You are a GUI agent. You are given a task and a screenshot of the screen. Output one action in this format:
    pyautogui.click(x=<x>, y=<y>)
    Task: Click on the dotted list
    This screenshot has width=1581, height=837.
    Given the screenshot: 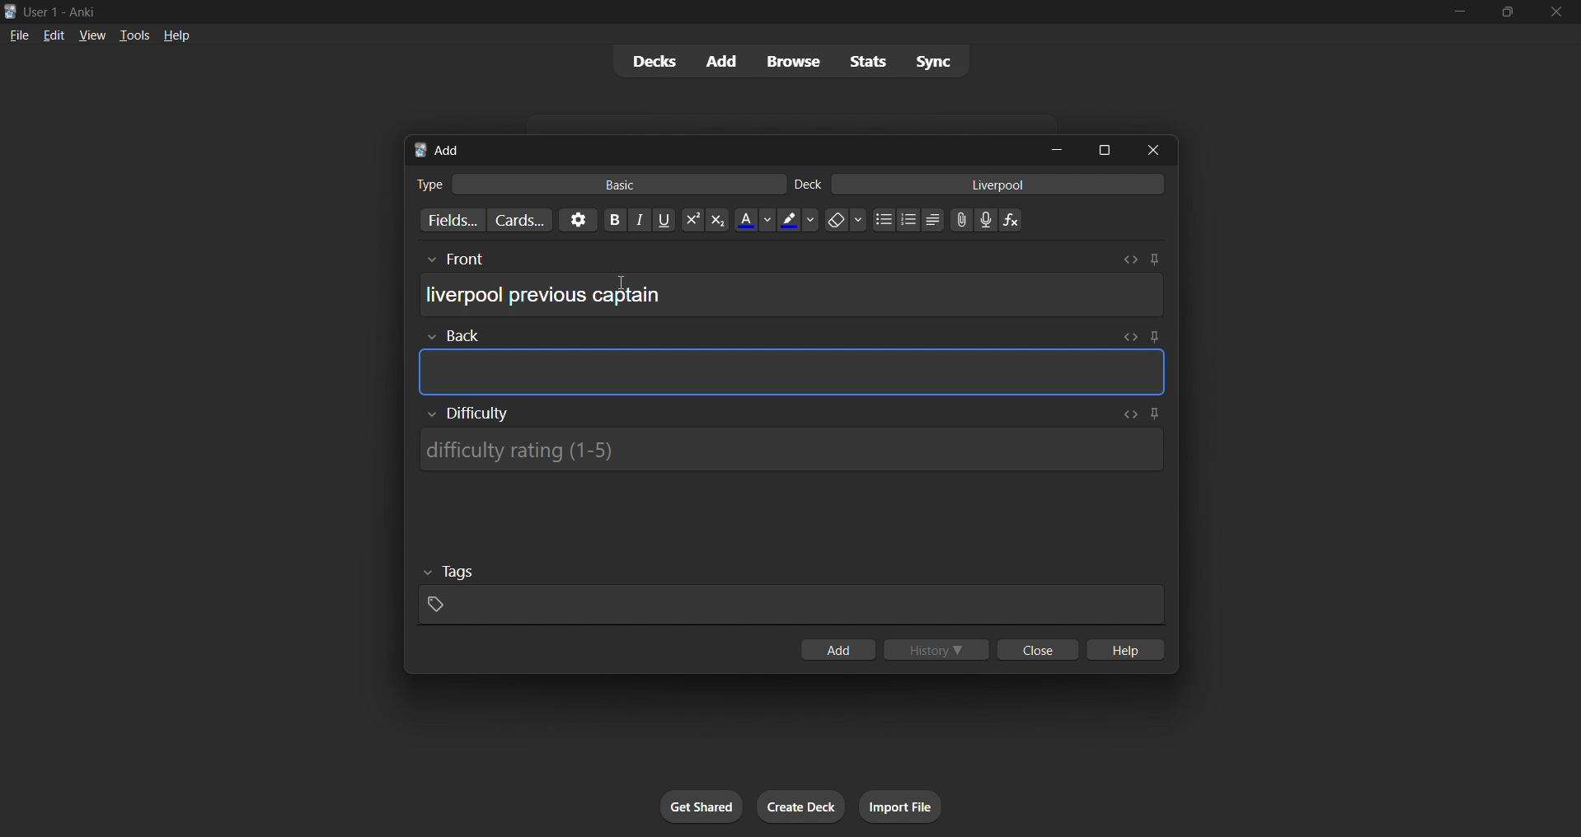 What is the action you would take?
    pyautogui.click(x=883, y=222)
    